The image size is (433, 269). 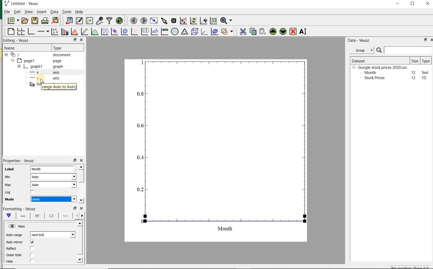 I want to click on copy the selected widget, so click(x=253, y=32).